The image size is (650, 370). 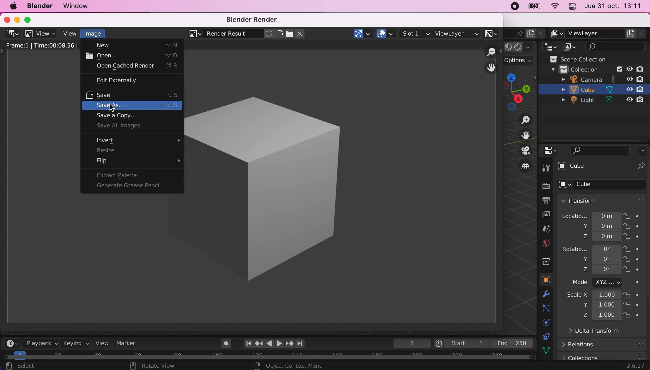 What do you see at coordinates (492, 52) in the screenshot?
I see `zoom in/out` at bounding box center [492, 52].